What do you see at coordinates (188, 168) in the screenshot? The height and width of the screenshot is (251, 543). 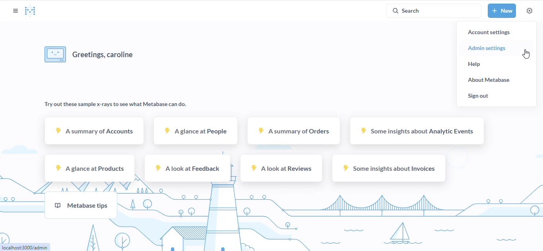 I see `a look at feedback` at bounding box center [188, 168].